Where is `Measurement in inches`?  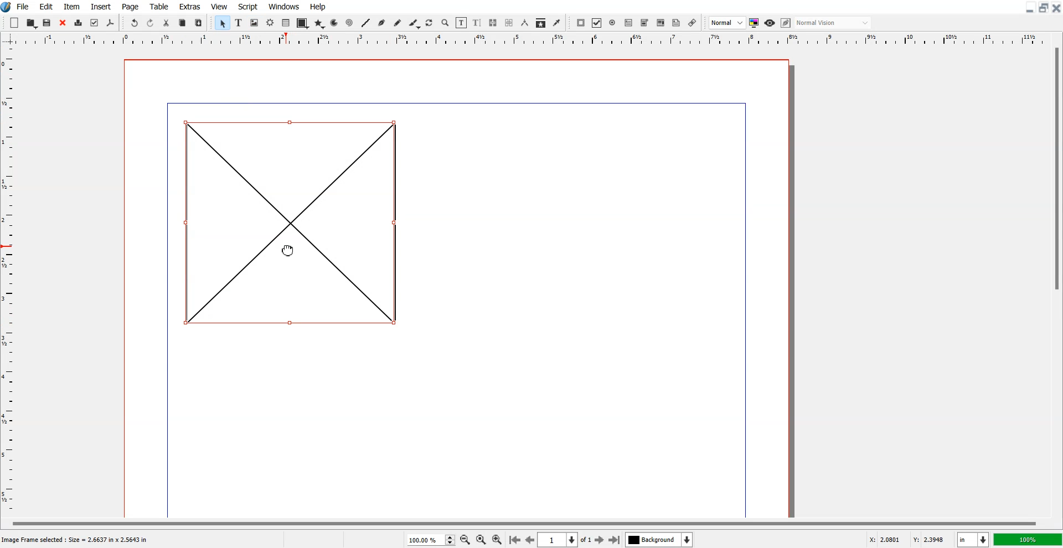 Measurement in inches is located at coordinates (973, 539).